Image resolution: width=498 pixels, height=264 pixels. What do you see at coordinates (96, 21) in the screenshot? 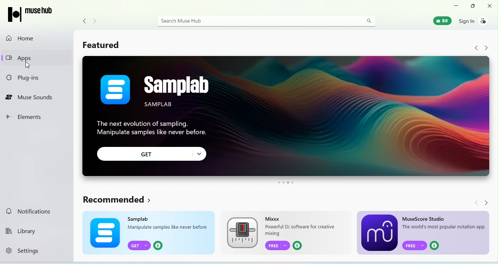
I see `Navigate forward` at bounding box center [96, 21].